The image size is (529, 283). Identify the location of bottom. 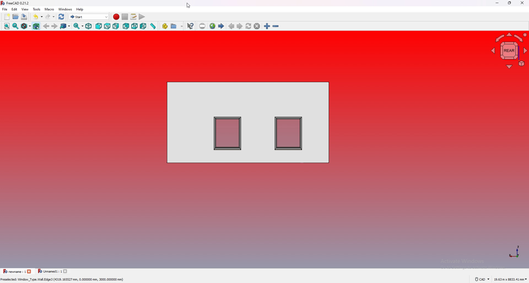
(135, 26).